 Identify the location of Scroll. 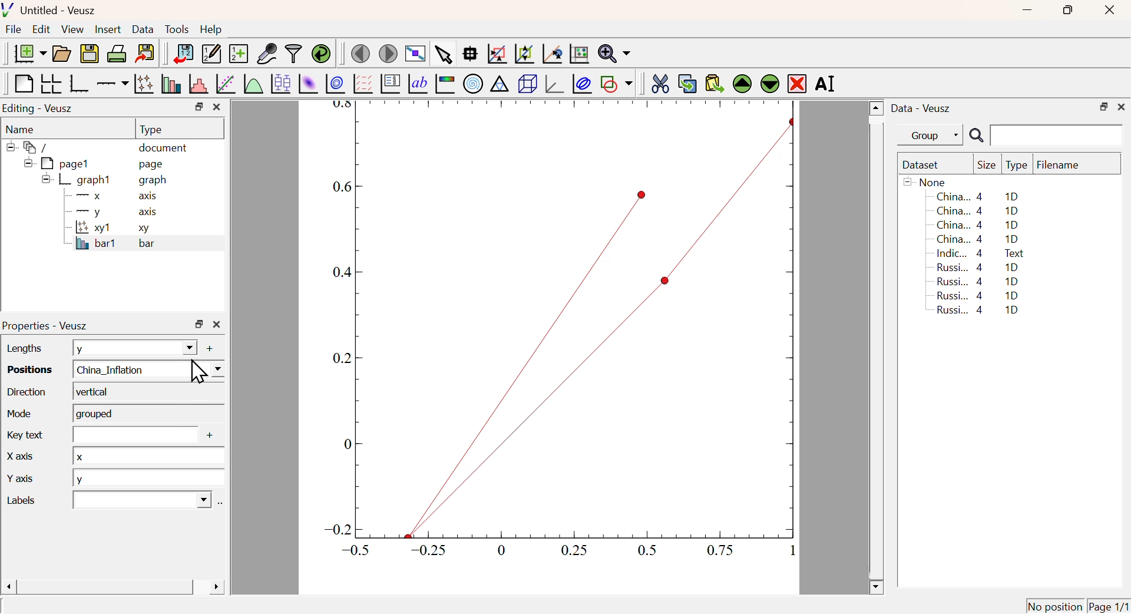
(113, 588).